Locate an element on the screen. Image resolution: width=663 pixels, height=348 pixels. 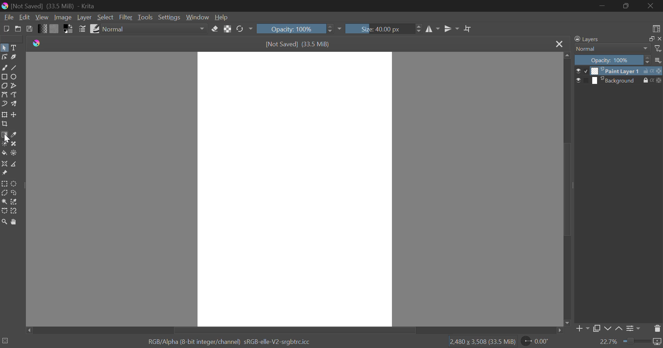
Size: 40.00 px is located at coordinates (384, 28).